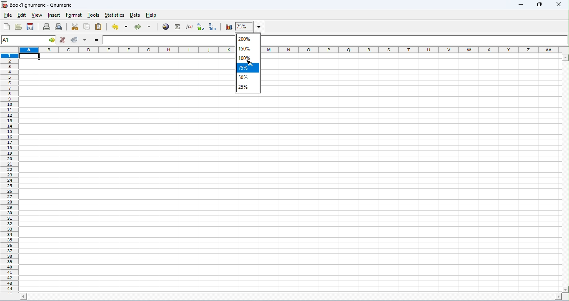  Describe the element at coordinates (151, 16) in the screenshot. I see `help` at that location.